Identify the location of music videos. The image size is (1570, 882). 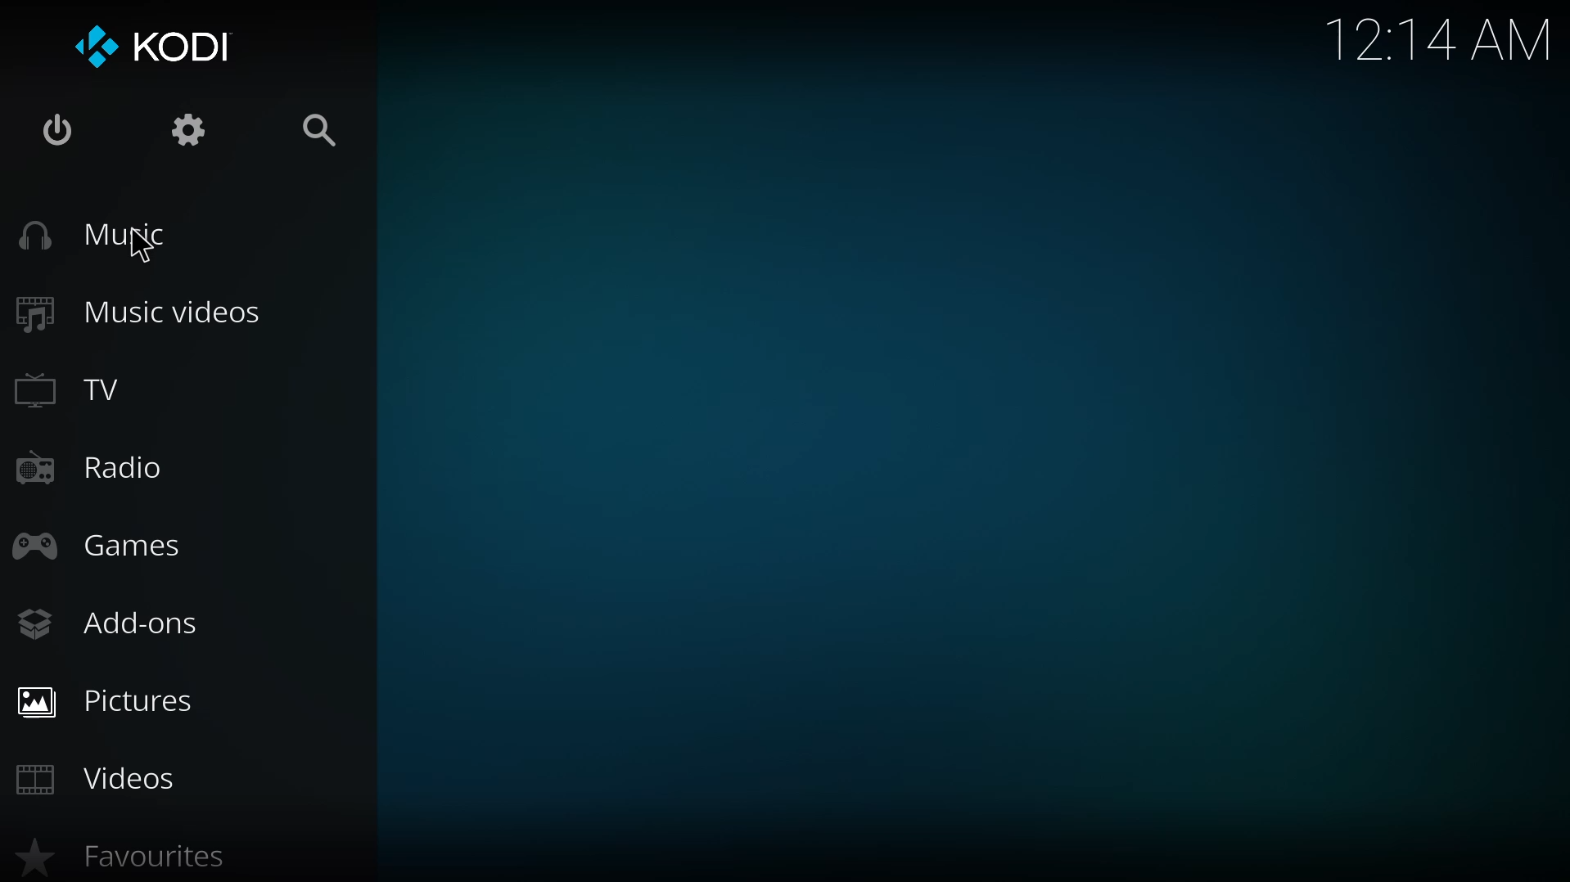
(139, 308).